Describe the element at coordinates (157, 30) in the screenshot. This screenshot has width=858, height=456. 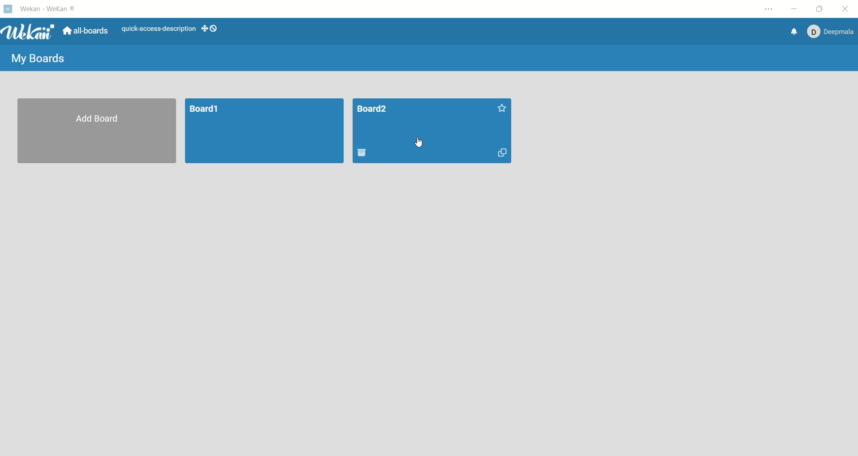
I see `text` at that location.